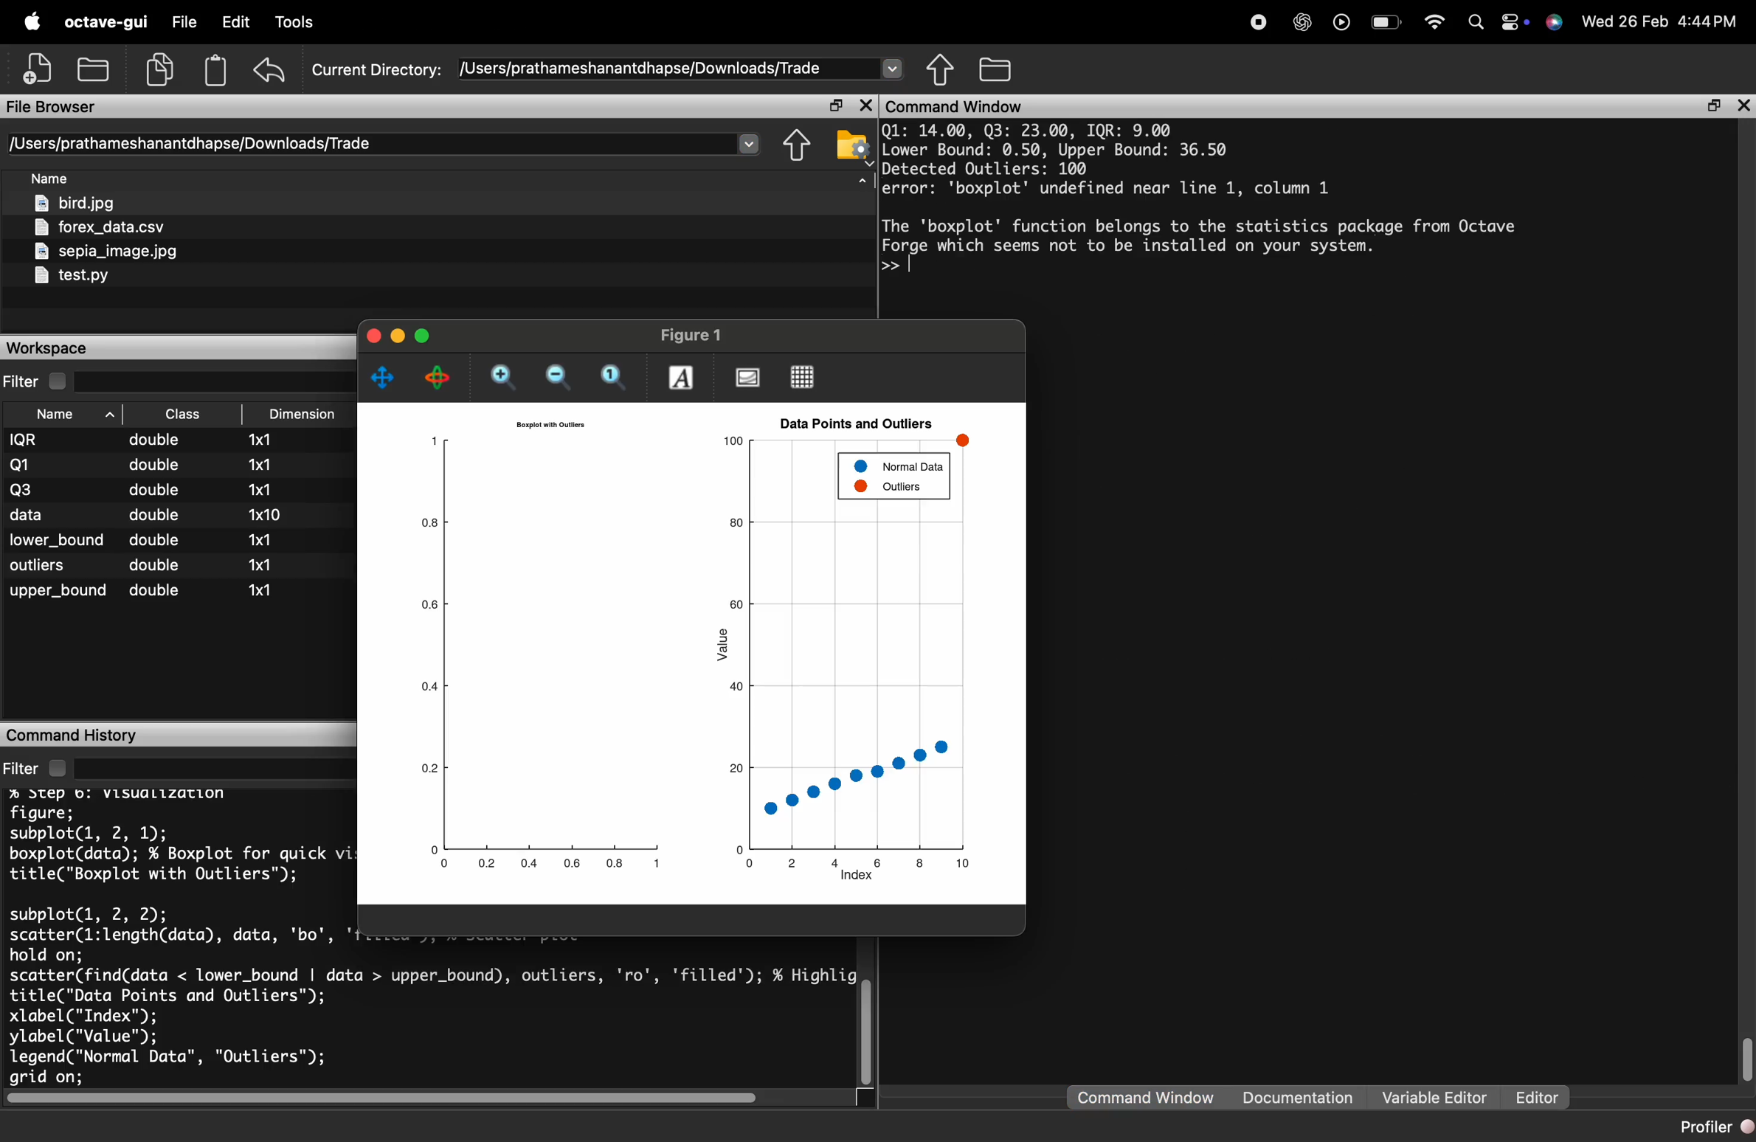 This screenshot has height=1142, width=1756. Describe the element at coordinates (941, 69) in the screenshot. I see `share` at that location.